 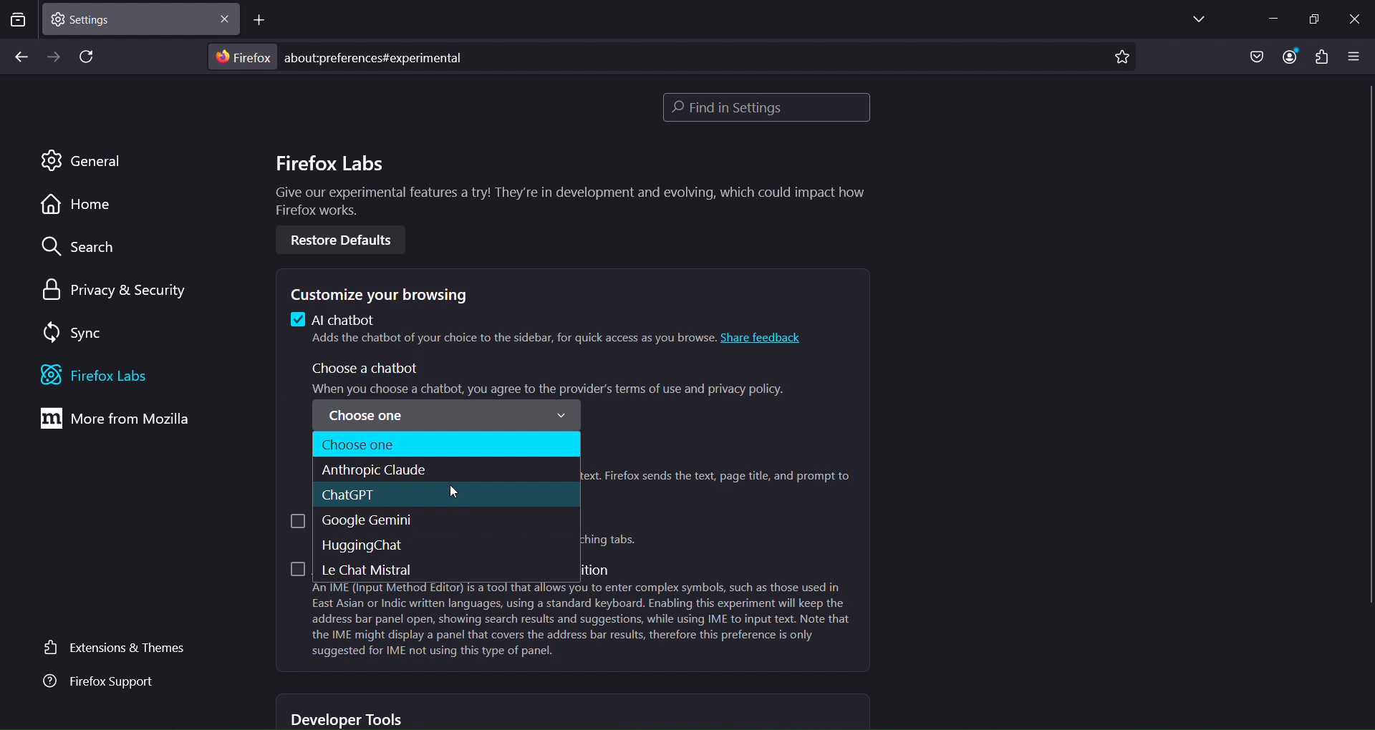 I want to click on about:preferences#experimental, so click(x=448, y=57).